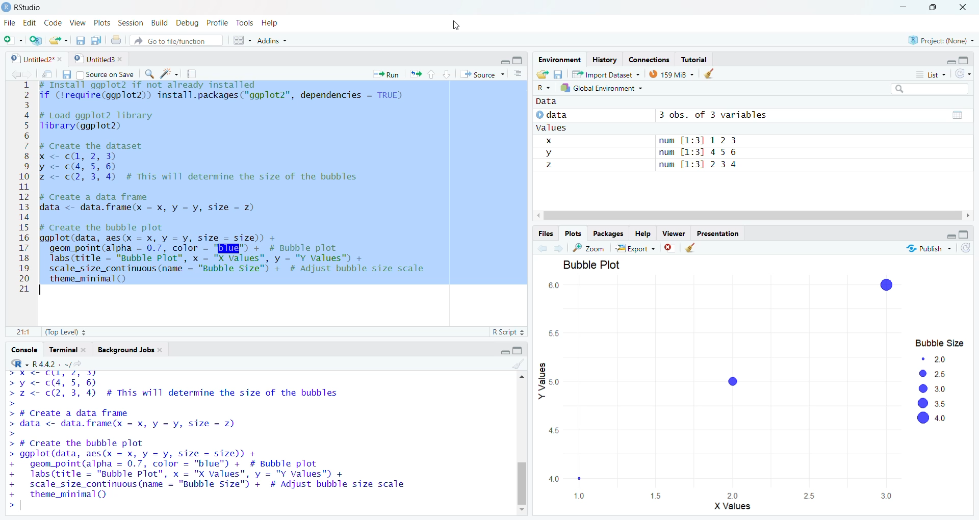 The image size is (979, 520). Describe the element at coordinates (928, 250) in the screenshot. I see `Publish ` at that location.